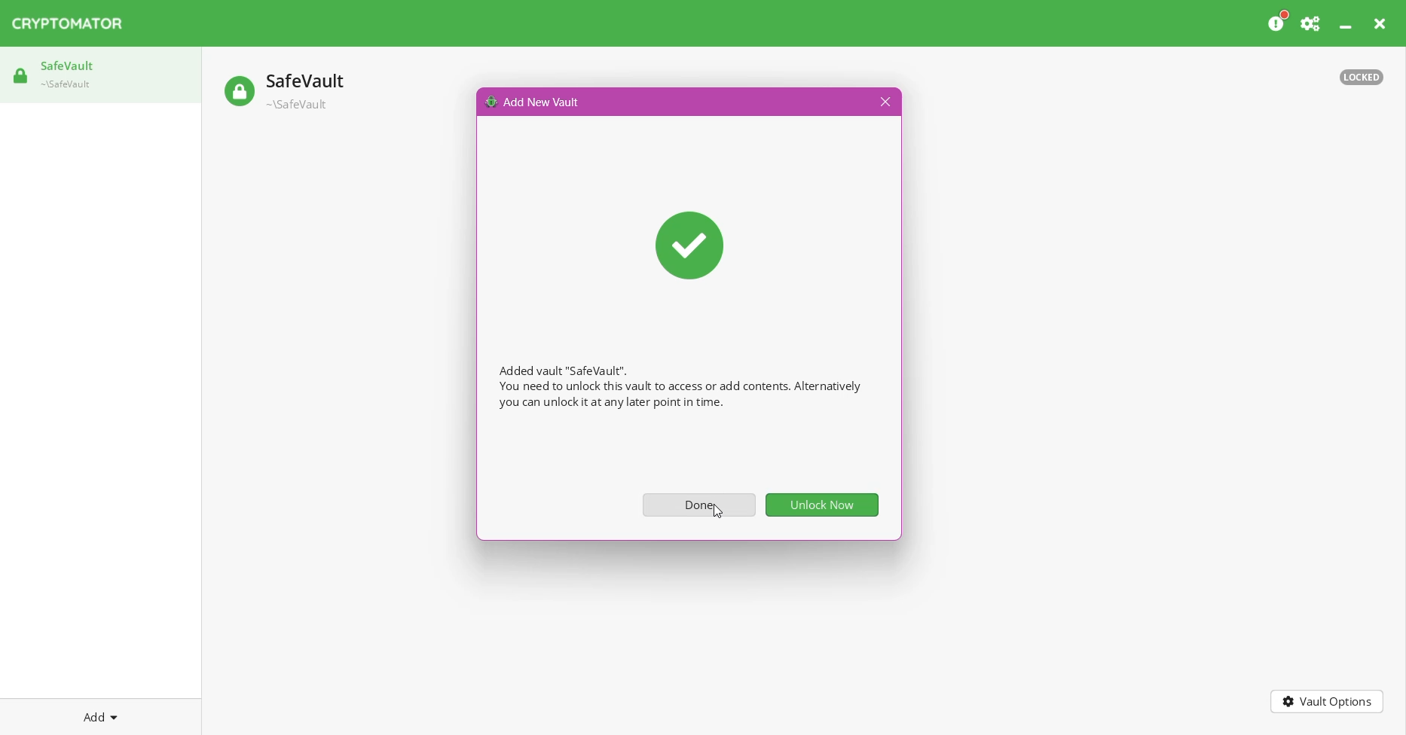 The image size is (1406, 735). I want to click on Minimize, so click(1347, 23).